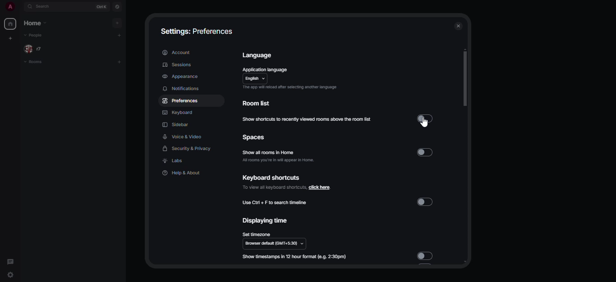 This screenshot has width=616, height=282. I want to click on expand, so click(21, 7).